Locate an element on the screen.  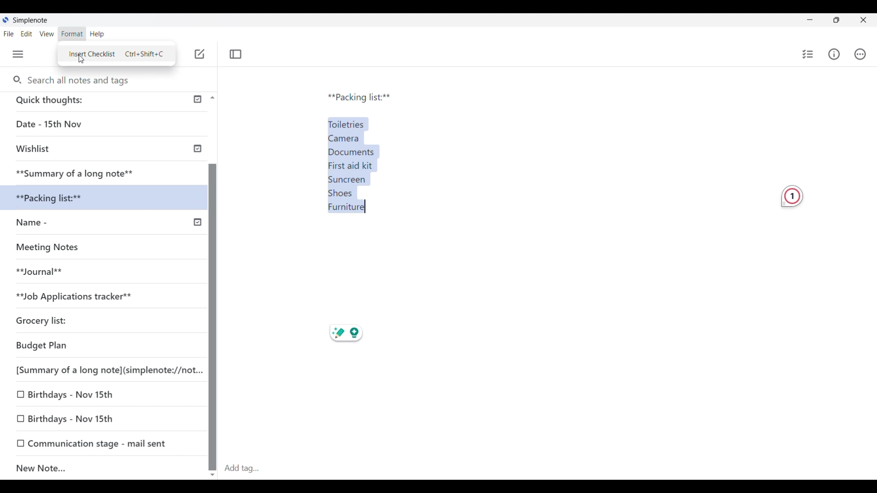
[Summary of a long note](simplenote://not... is located at coordinates (105, 370).